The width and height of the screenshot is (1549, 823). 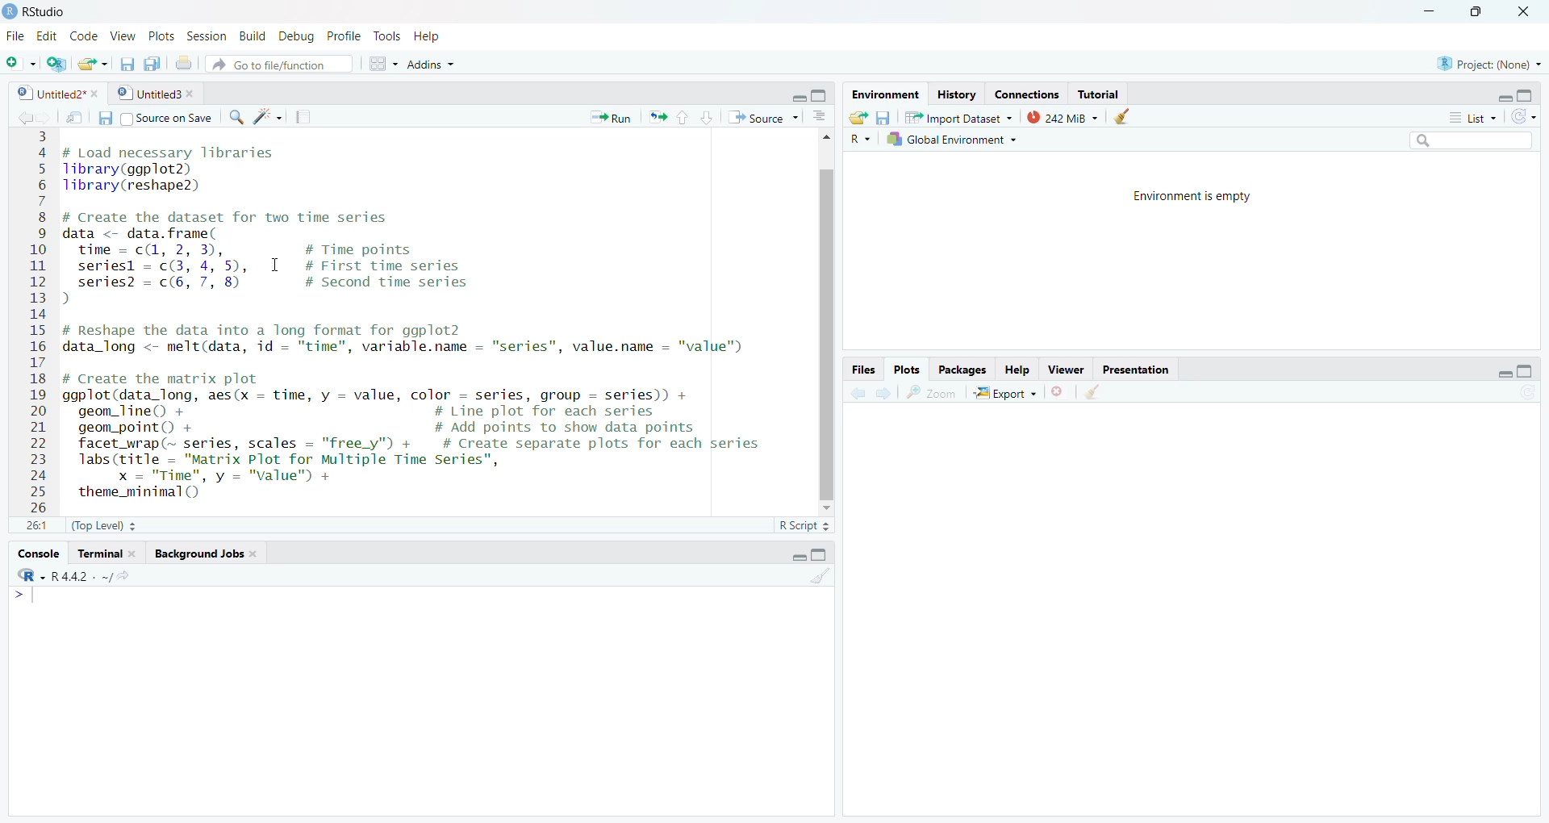 What do you see at coordinates (1488, 62) in the screenshot?
I see `Project: (None) ` at bounding box center [1488, 62].